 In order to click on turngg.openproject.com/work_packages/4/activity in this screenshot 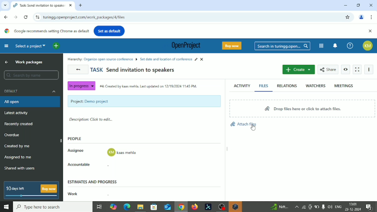, I will do `click(86, 18)`.